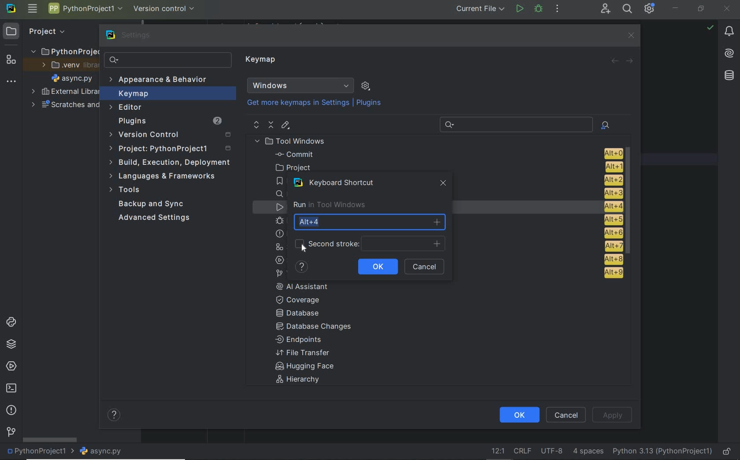 The width and height of the screenshot is (740, 460). What do you see at coordinates (522, 451) in the screenshot?
I see `Line separator` at bounding box center [522, 451].